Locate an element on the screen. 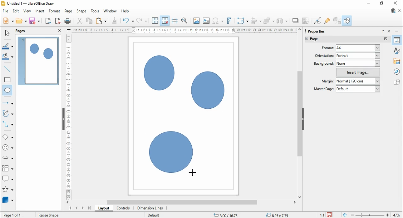  gallery is located at coordinates (398, 61).